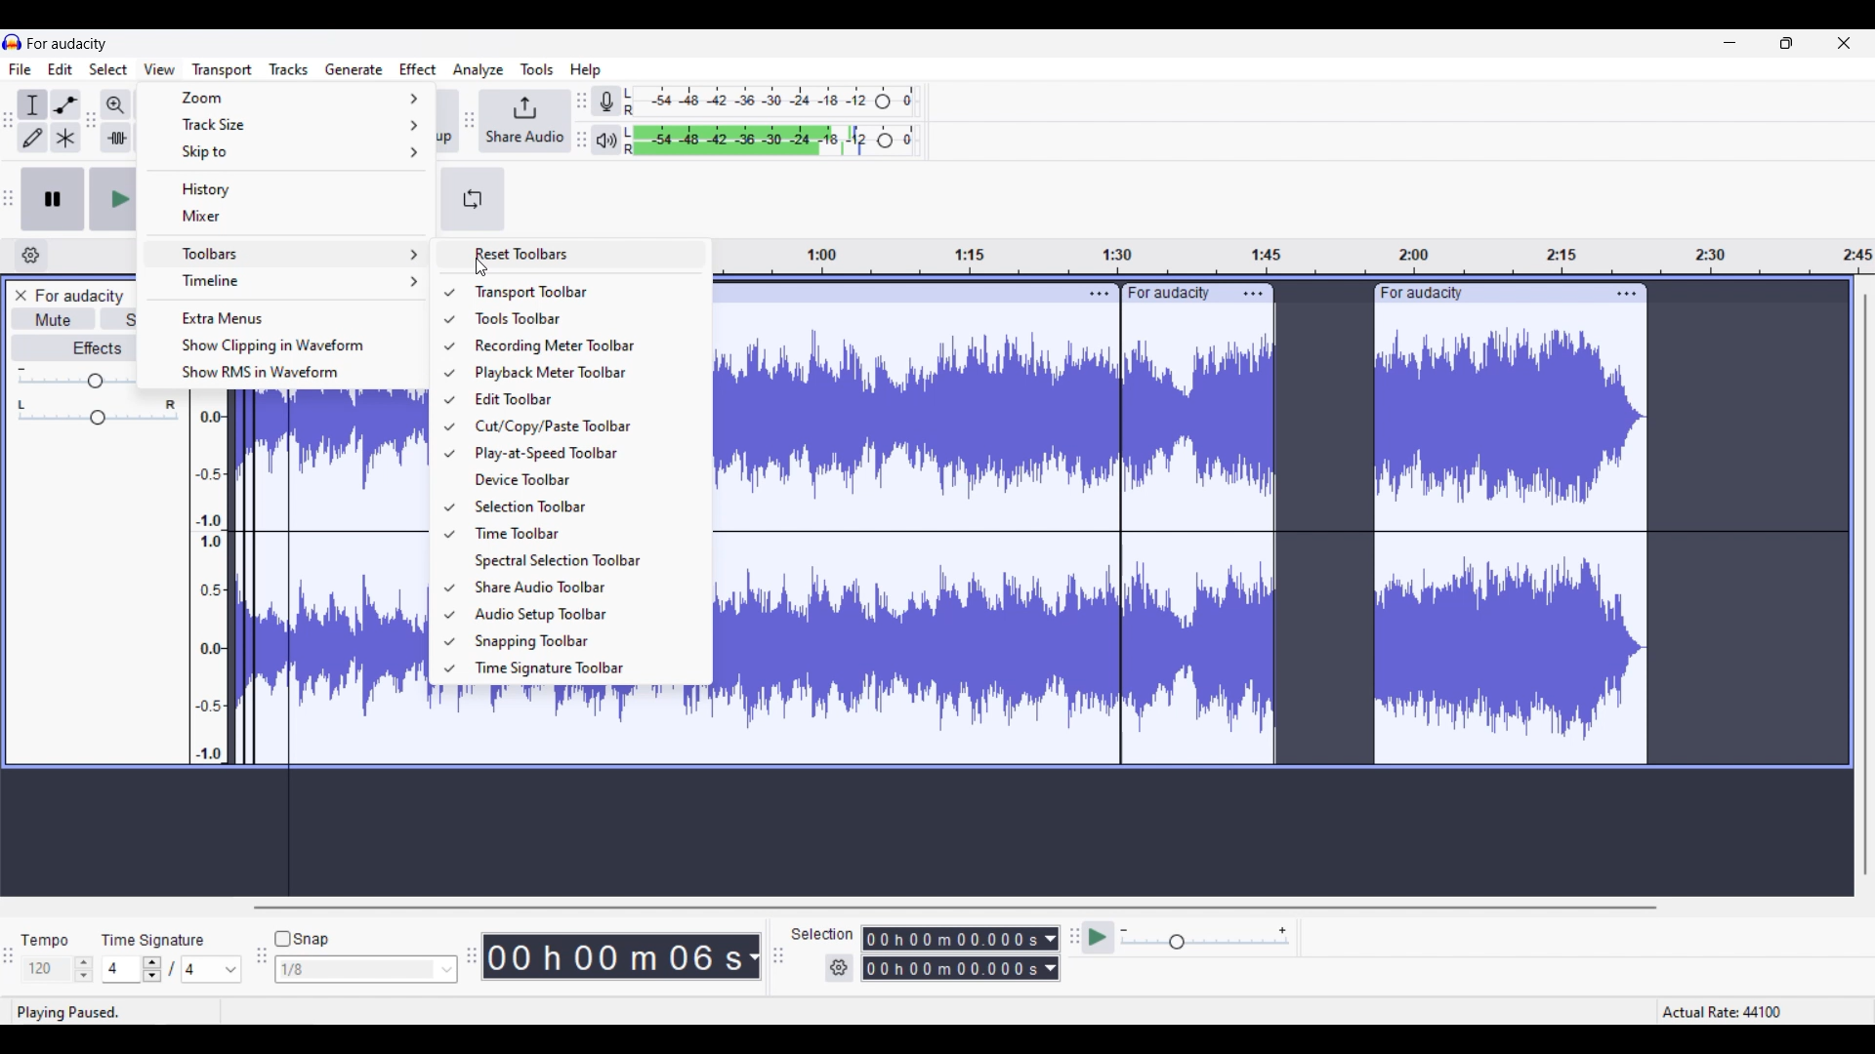 The image size is (1875, 1054). Describe the element at coordinates (73, 346) in the screenshot. I see `Effects` at that location.